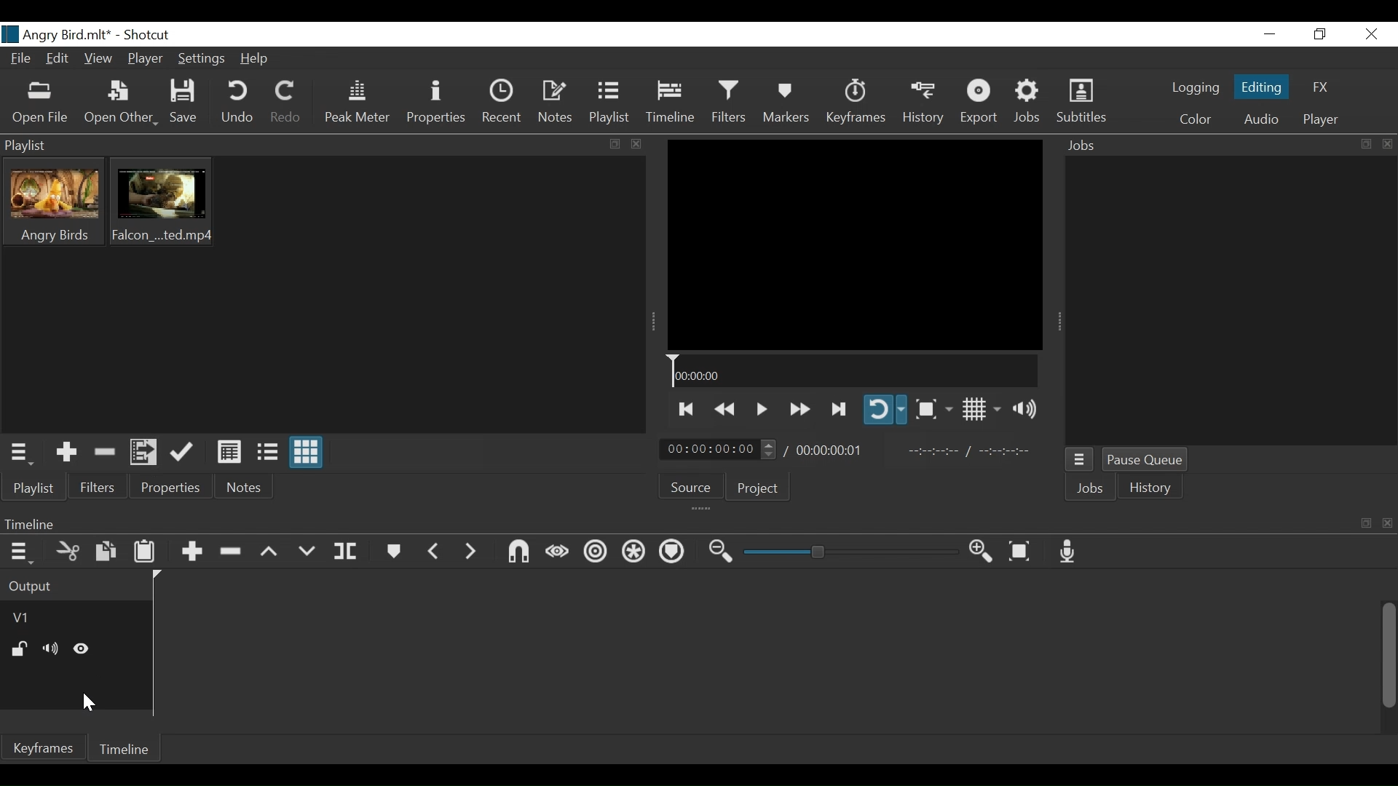 This screenshot has height=786, width=1398. What do you see at coordinates (688, 409) in the screenshot?
I see `Skip to the previous point` at bounding box center [688, 409].